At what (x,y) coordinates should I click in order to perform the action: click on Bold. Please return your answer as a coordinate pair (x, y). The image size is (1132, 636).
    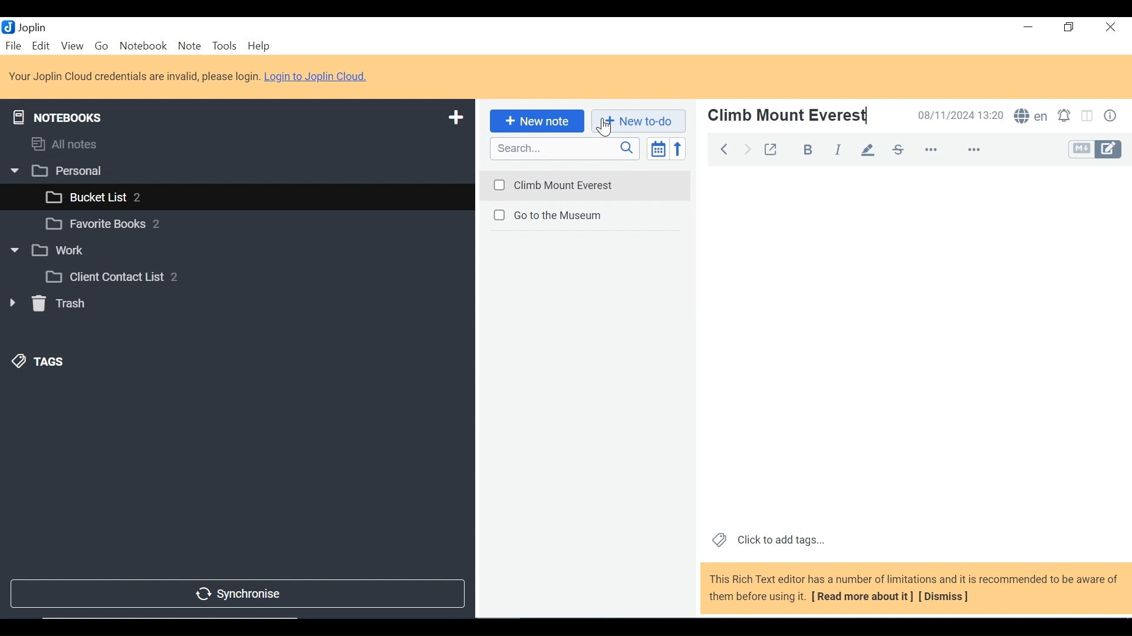
    Looking at the image, I should click on (809, 150).